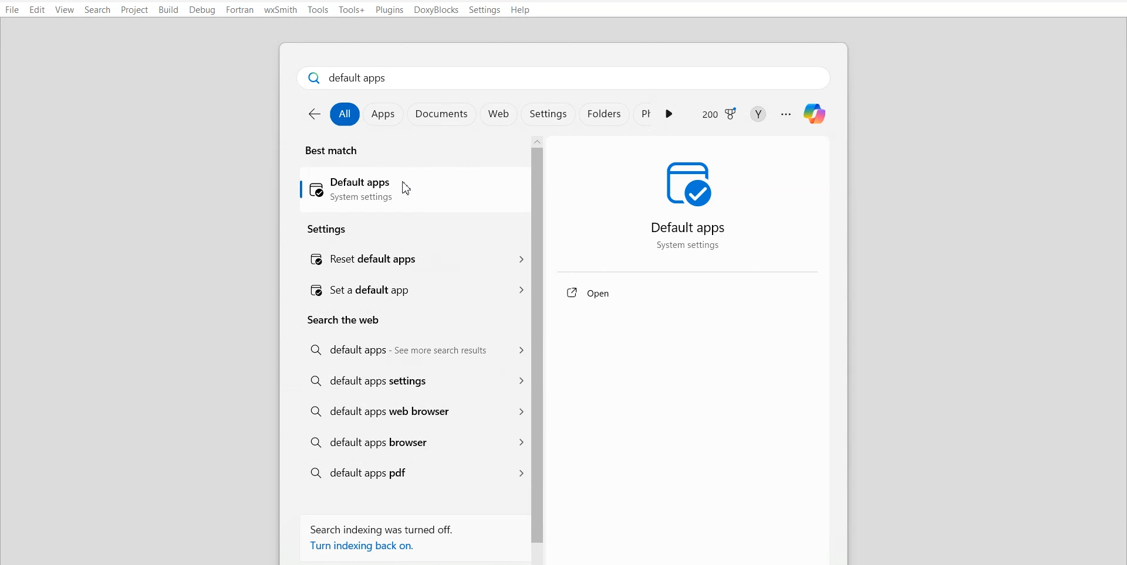  What do you see at coordinates (547, 115) in the screenshot?
I see `Settings` at bounding box center [547, 115].